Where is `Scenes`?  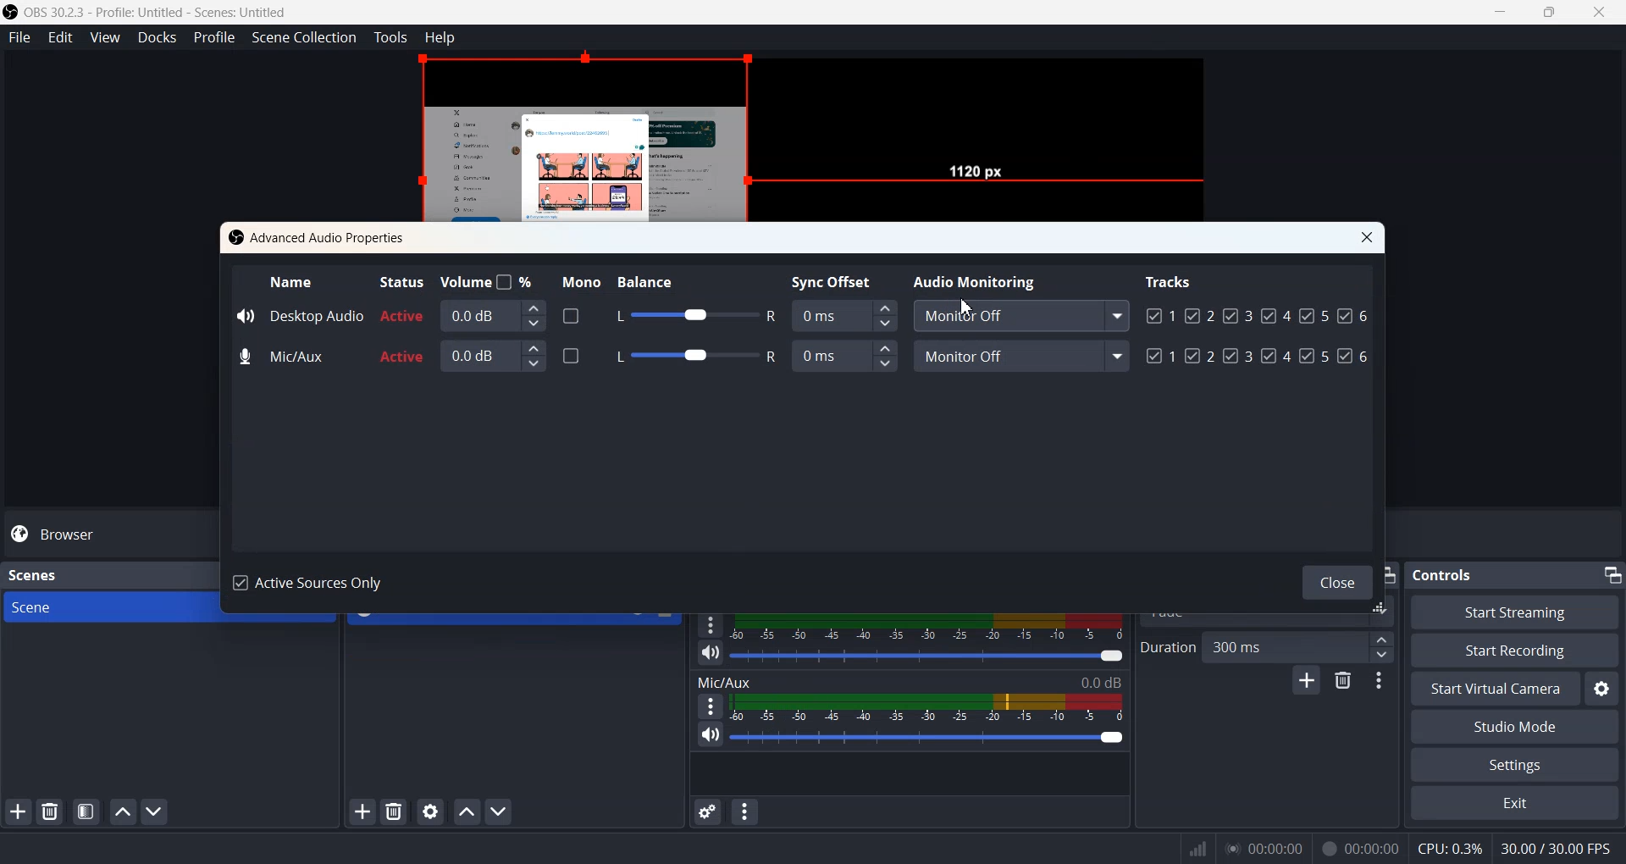 Scenes is located at coordinates (32, 573).